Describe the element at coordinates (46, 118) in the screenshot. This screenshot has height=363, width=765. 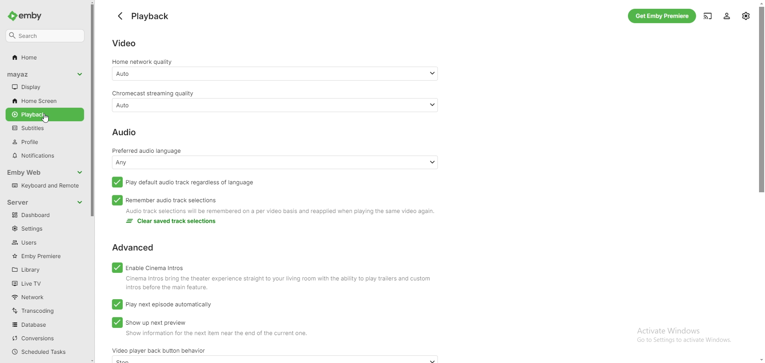
I see `cursor` at that location.